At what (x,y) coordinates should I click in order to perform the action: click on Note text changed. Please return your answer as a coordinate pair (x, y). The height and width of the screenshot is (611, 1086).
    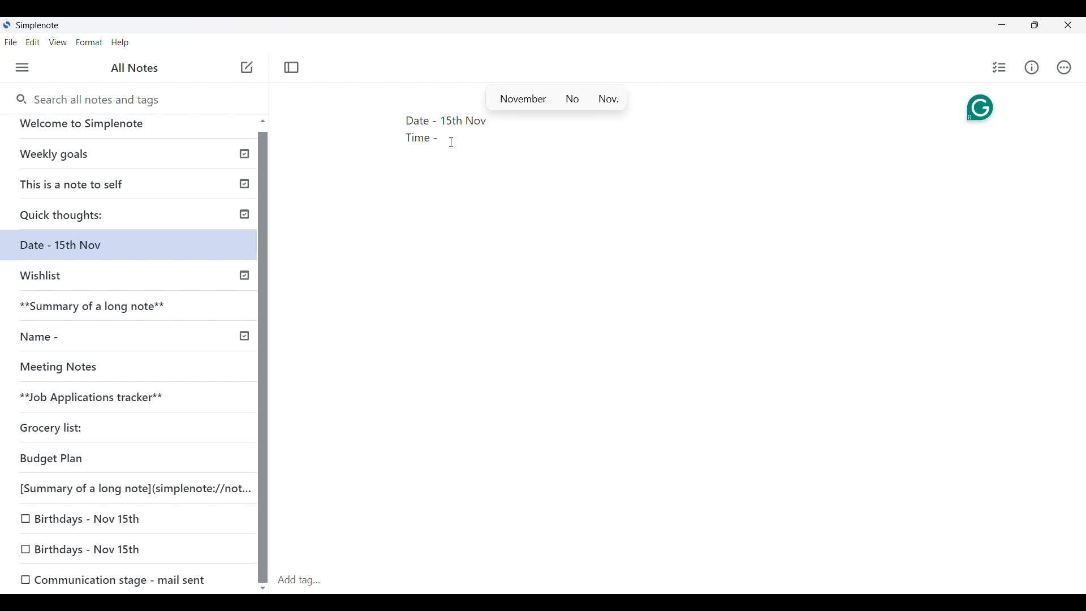
    Looking at the image, I should click on (133, 249).